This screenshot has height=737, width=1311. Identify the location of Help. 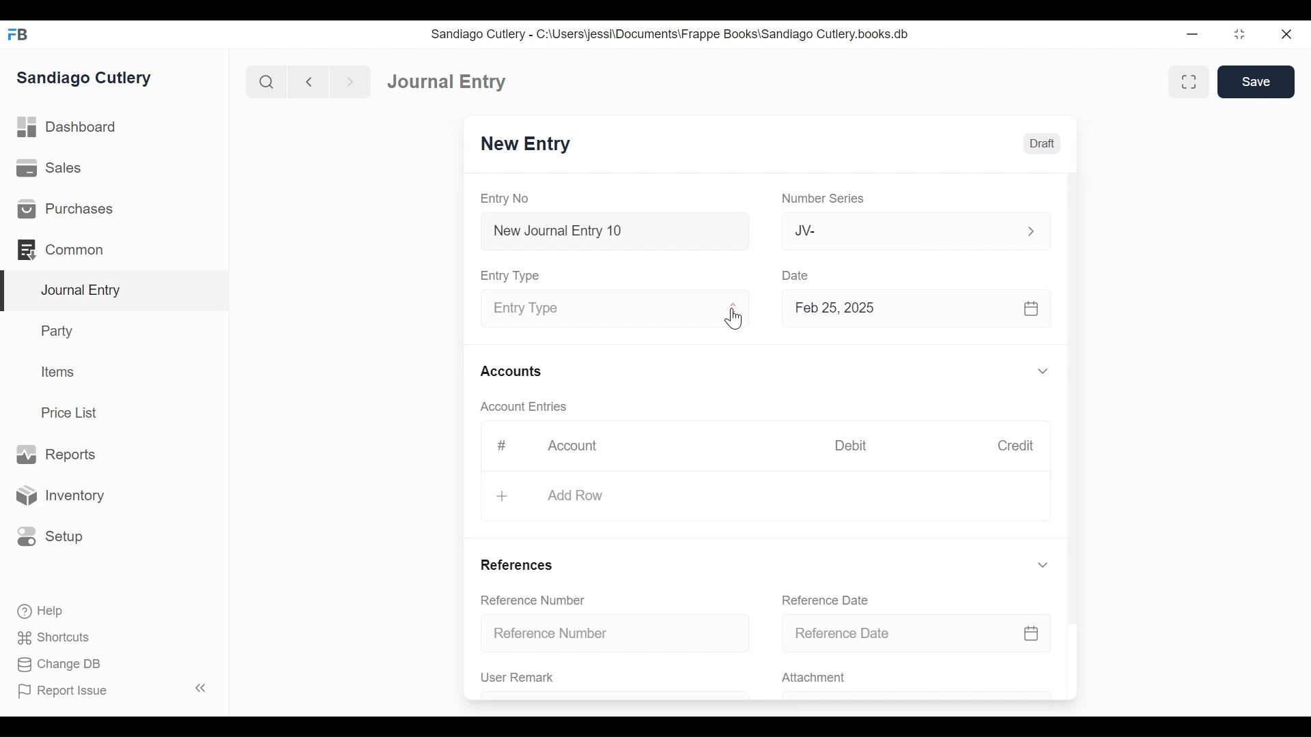
(38, 609).